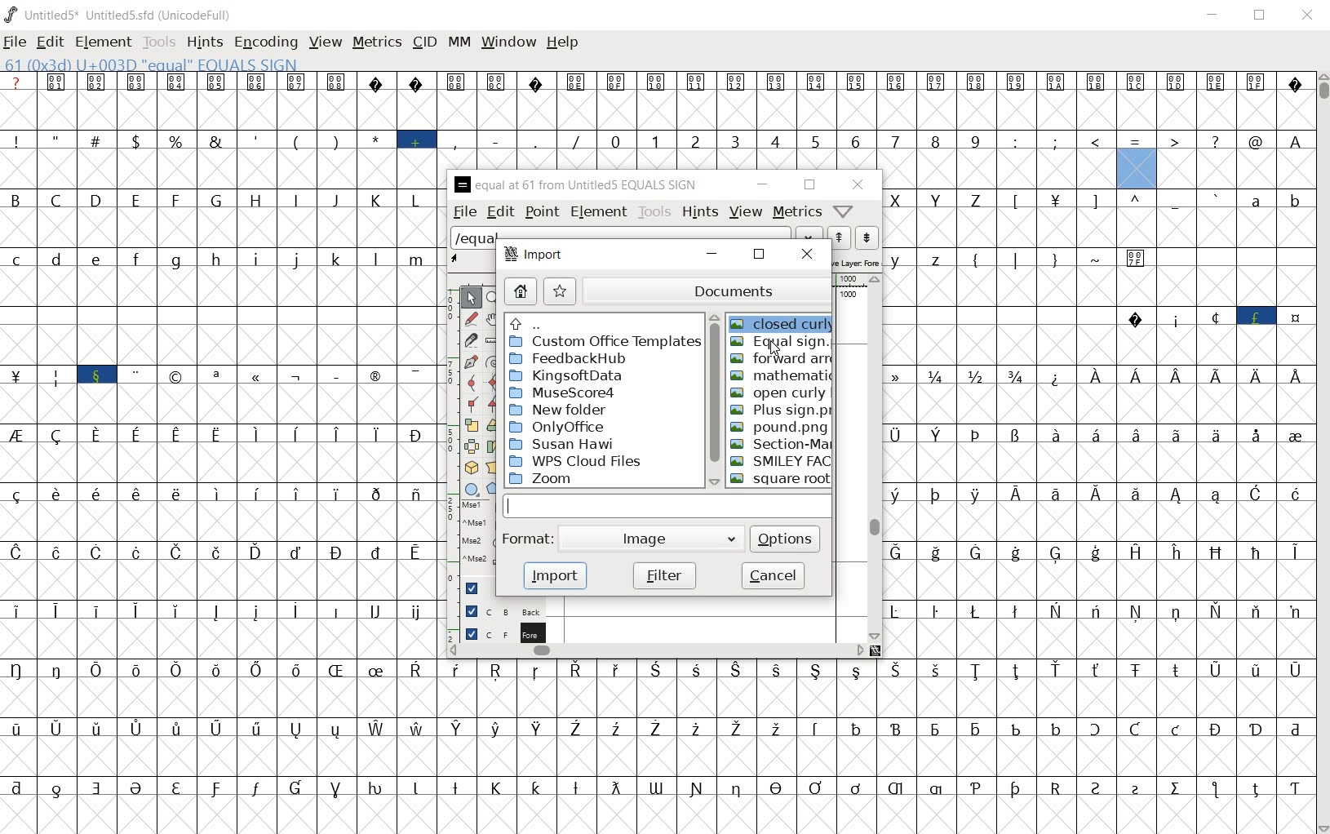  What do you see at coordinates (868, 237) in the screenshot?
I see `show the previous word on the list` at bounding box center [868, 237].